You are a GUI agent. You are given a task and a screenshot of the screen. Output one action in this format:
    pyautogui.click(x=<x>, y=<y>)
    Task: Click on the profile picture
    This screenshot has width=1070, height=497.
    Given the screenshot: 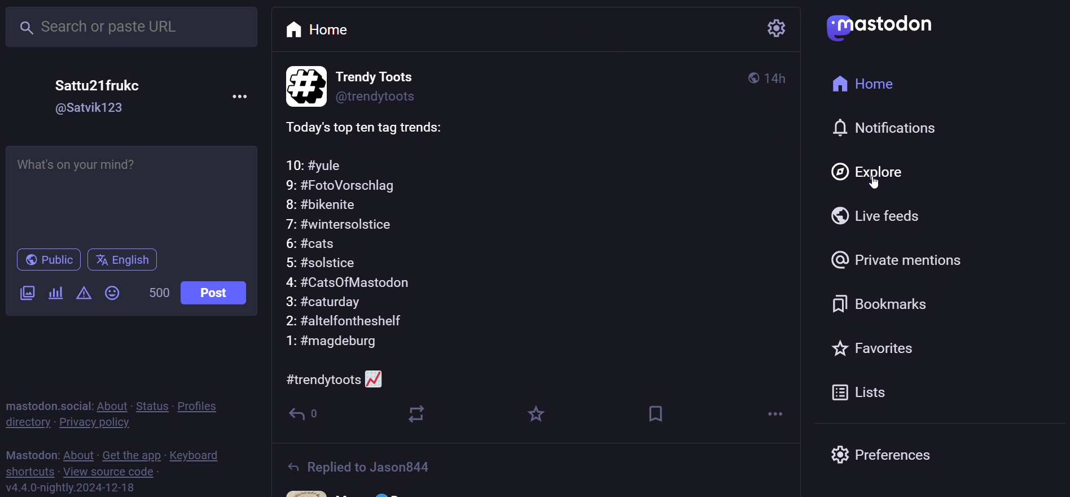 What is the action you would take?
    pyautogui.click(x=301, y=85)
    